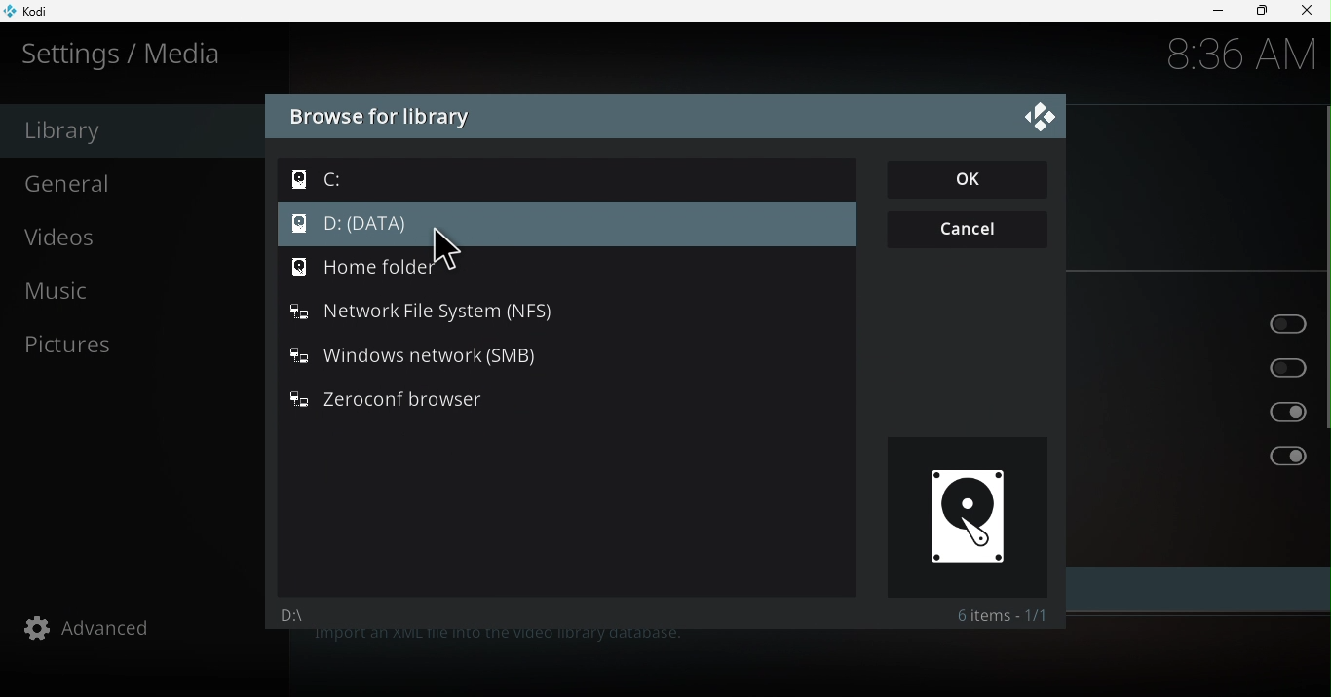 The image size is (1331, 697). I want to click on C:, so click(319, 181).